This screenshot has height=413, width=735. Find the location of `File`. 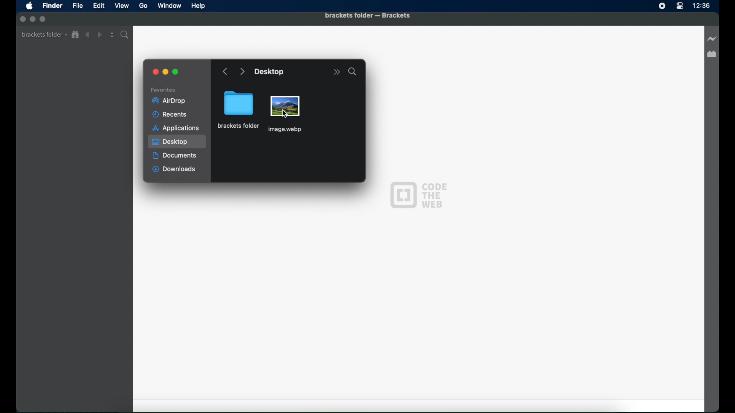

File is located at coordinates (78, 5).